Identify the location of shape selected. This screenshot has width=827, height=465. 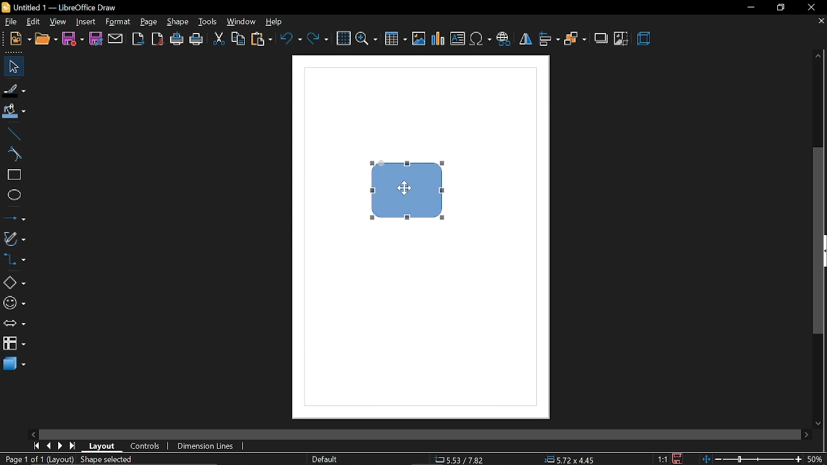
(109, 459).